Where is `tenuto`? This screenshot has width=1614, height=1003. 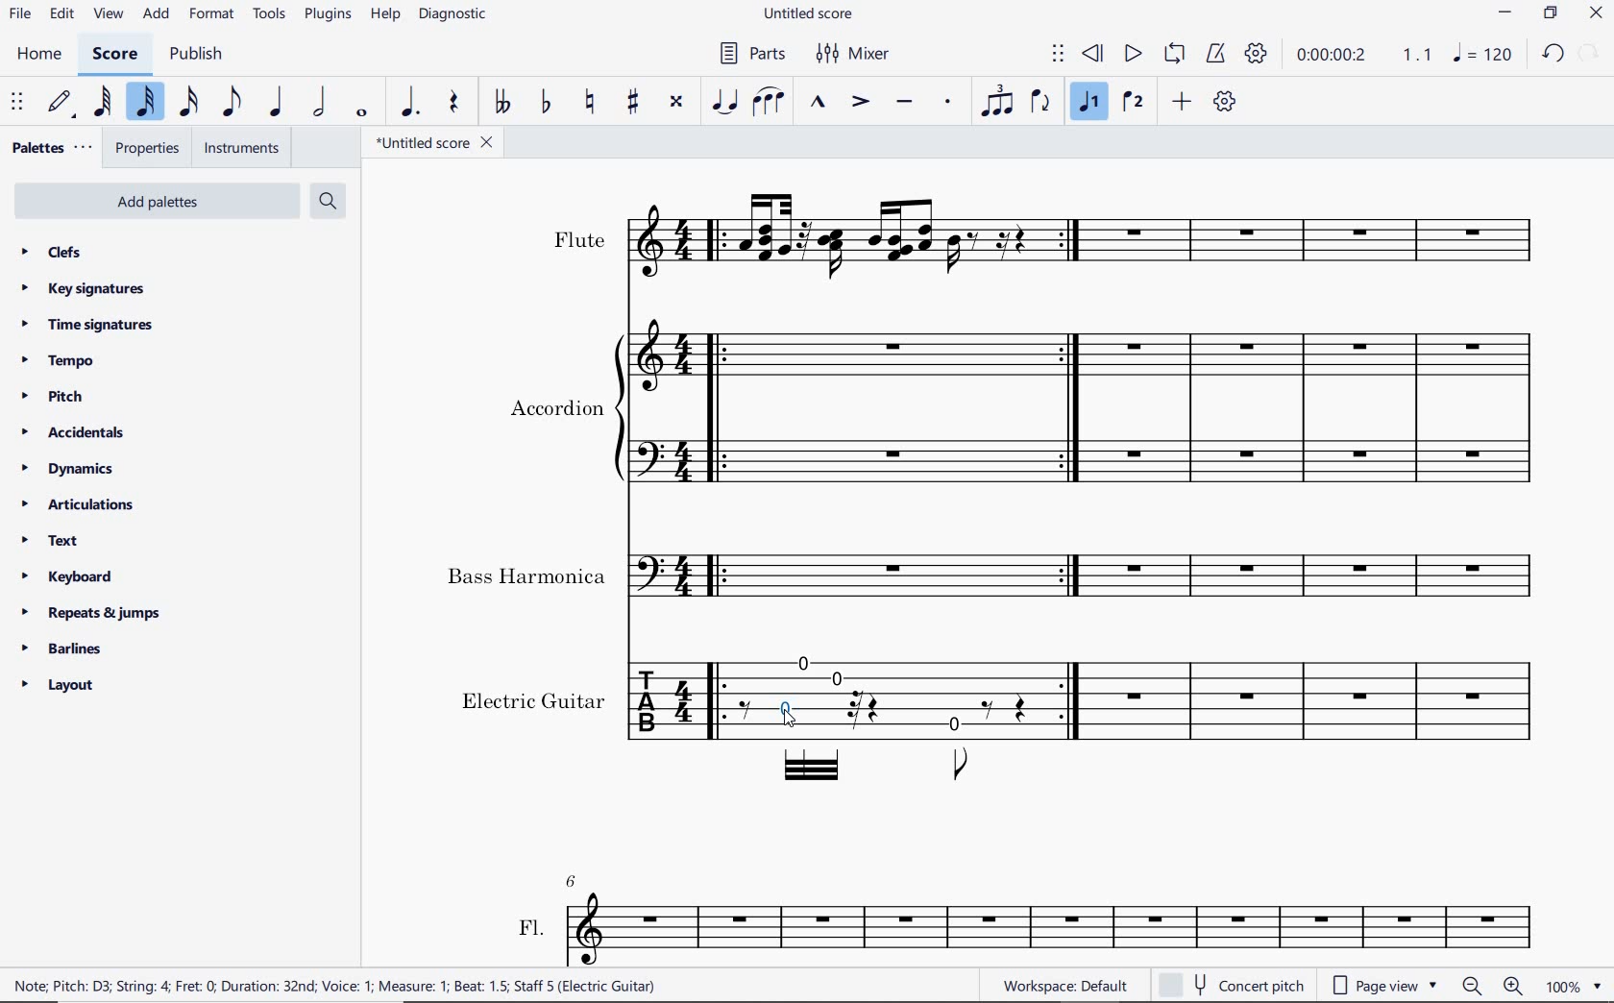 tenuto is located at coordinates (906, 103).